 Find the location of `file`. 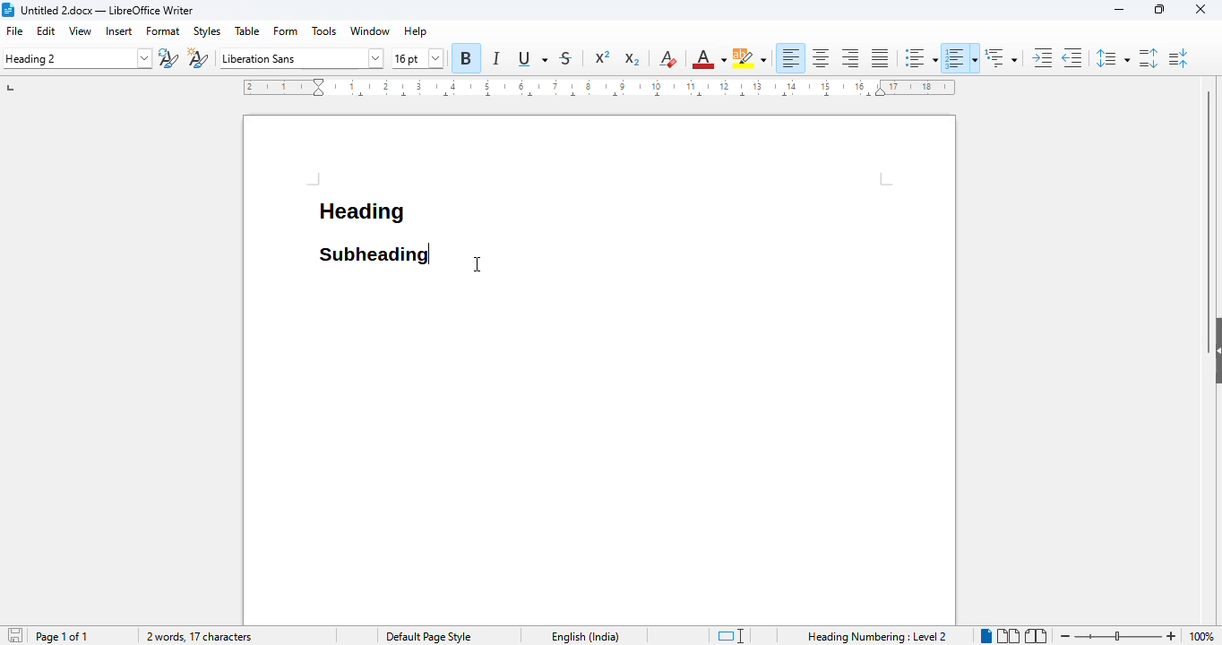

file is located at coordinates (13, 31).